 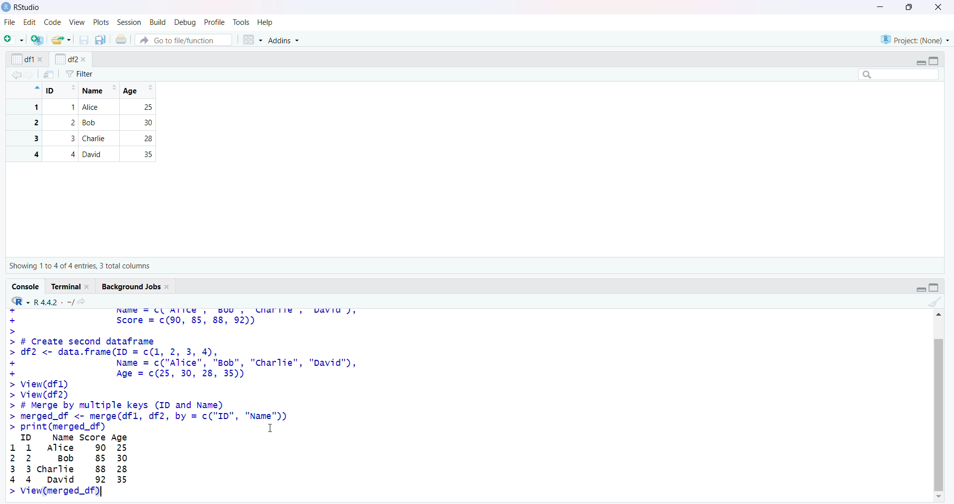 What do you see at coordinates (85, 107) in the screenshot?
I see `1 1 Alice 25` at bounding box center [85, 107].